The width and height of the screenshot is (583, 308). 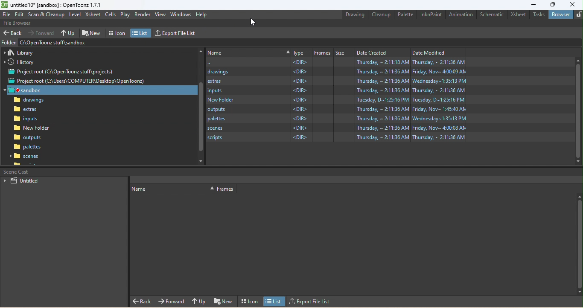 What do you see at coordinates (28, 110) in the screenshot?
I see `extras` at bounding box center [28, 110].